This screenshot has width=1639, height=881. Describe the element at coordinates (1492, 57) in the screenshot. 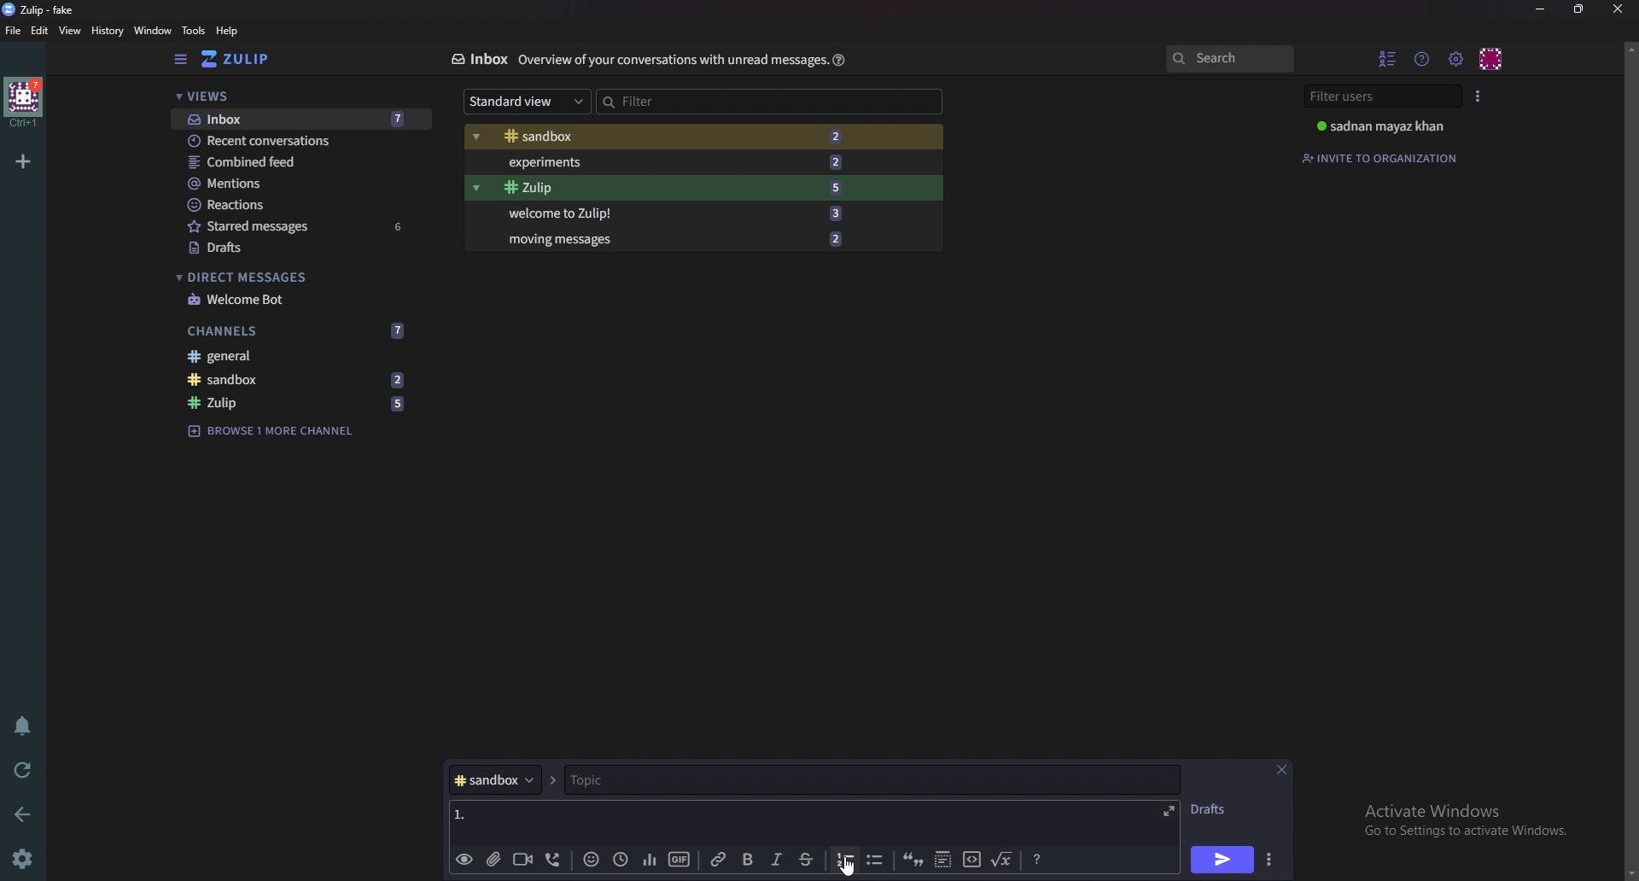

I see `Personal menu` at that location.